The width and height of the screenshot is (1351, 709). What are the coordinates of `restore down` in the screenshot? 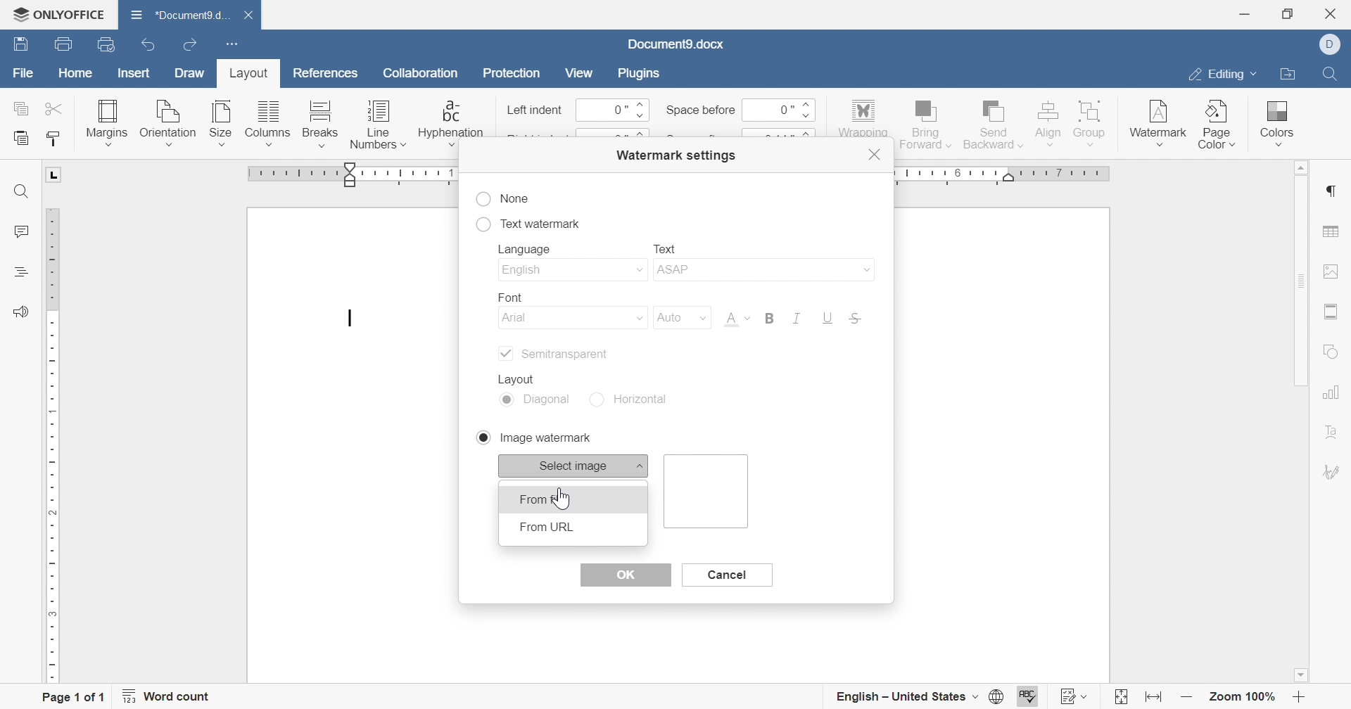 It's located at (1292, 13).